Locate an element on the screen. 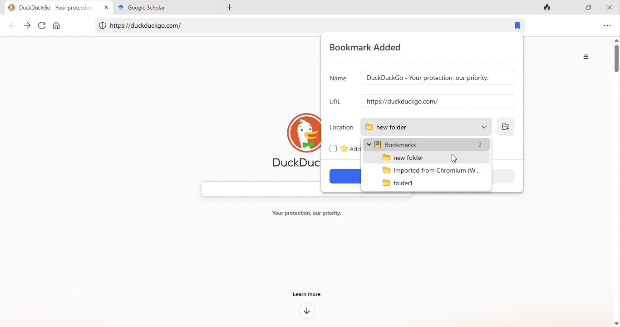 The width and height of the screenshot is (620, 327). new folder is located at coordinates (417, 157).